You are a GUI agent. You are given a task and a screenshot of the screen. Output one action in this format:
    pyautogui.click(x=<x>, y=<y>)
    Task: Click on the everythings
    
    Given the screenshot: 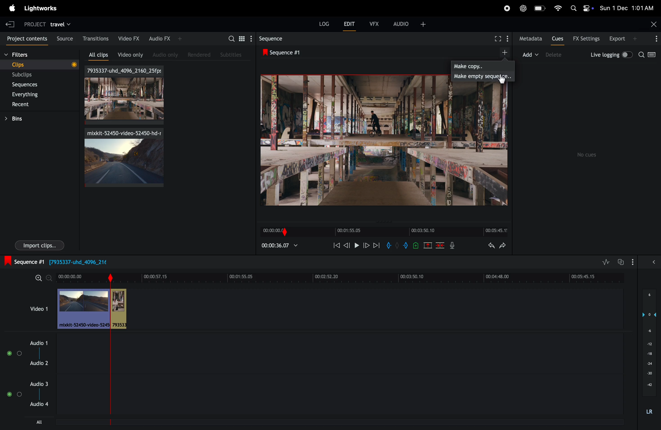 What is the action you would take?
    pyautogui.click(x=35, y=95)
    